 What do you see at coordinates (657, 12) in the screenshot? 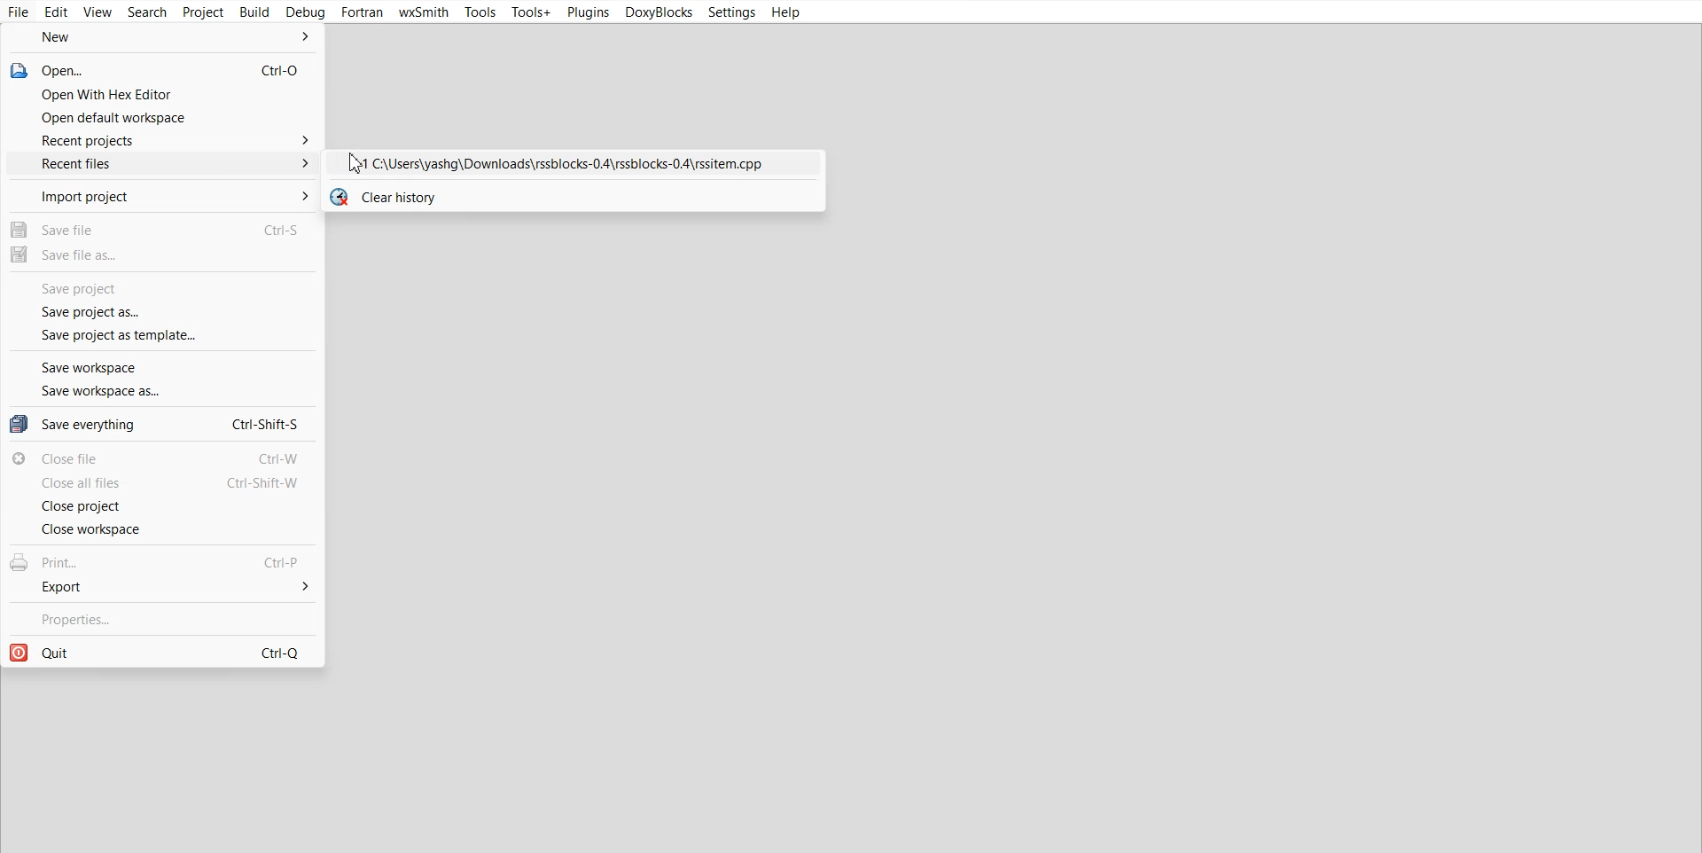
I see `DoxyBlocks` at bounding box center [657, 12].